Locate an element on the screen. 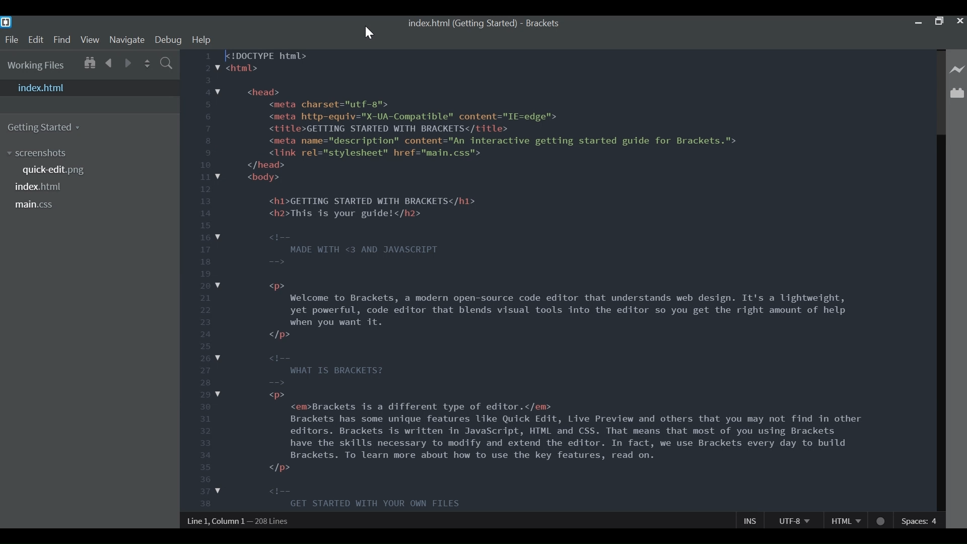 Image resolution: width=967 pixels, height=544 pixels. HTML is located at coordinates (844, 520).